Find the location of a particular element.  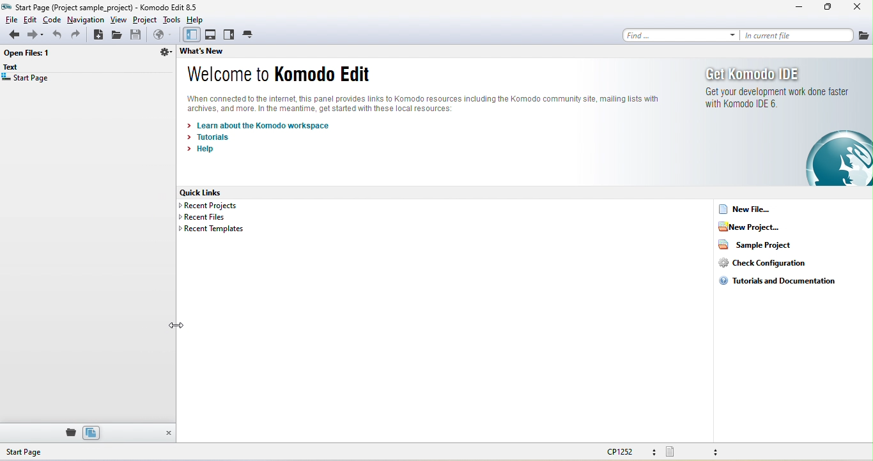

place is located at coordinates (68, 432).